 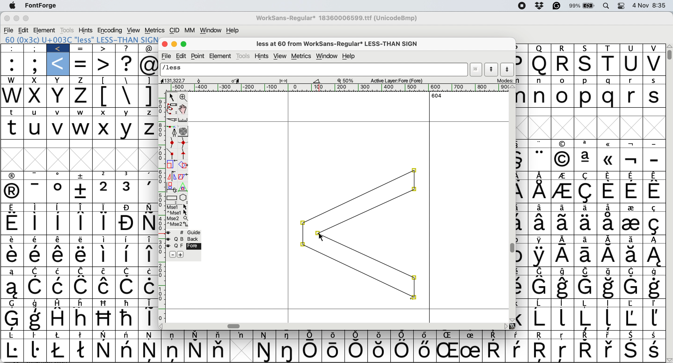 I want to click on cut splines in two, so click(x=172, y=121).